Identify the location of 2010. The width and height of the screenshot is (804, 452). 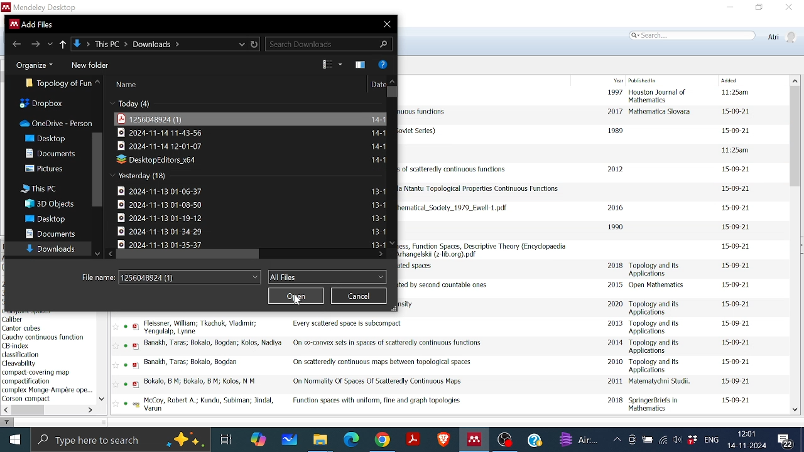
(616, 362).